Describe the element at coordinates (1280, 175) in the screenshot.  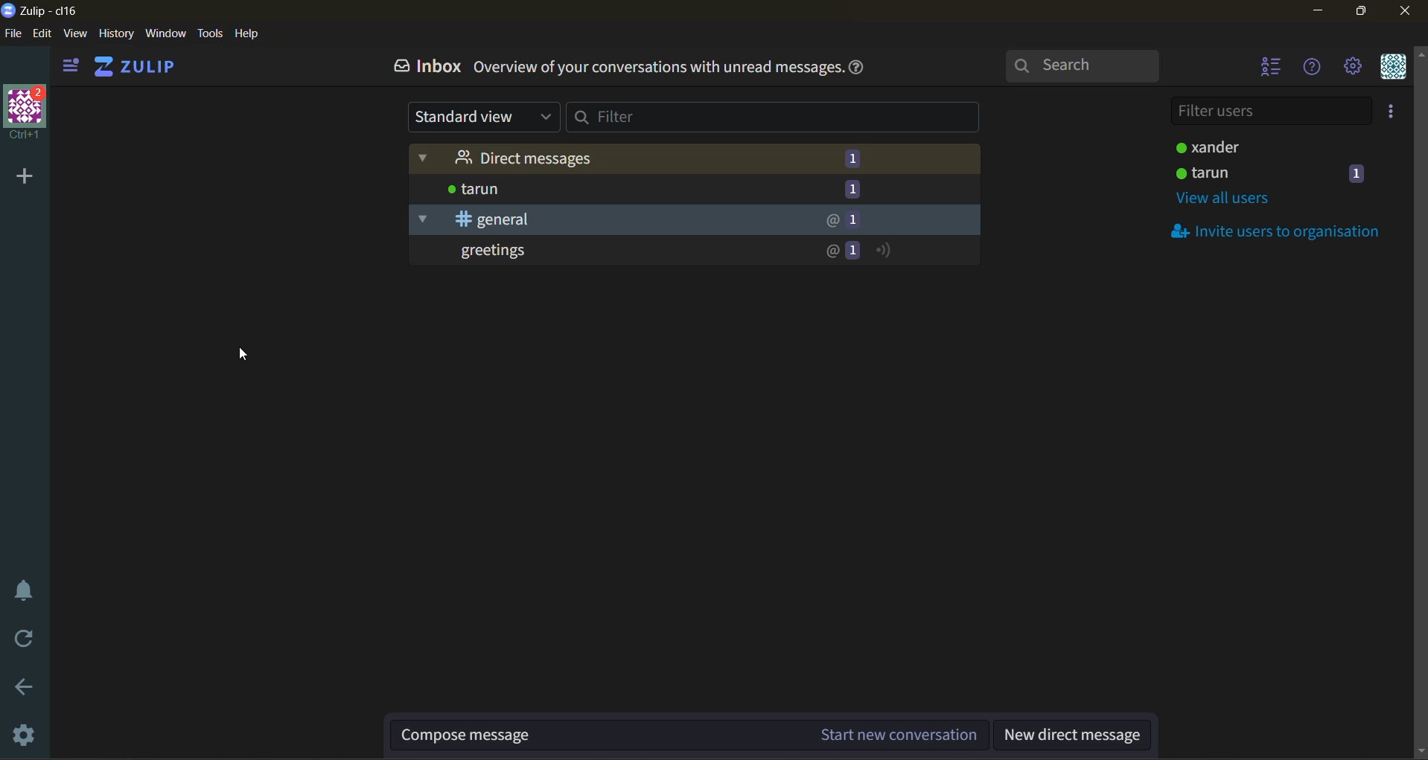
I see `users and status` at that location.